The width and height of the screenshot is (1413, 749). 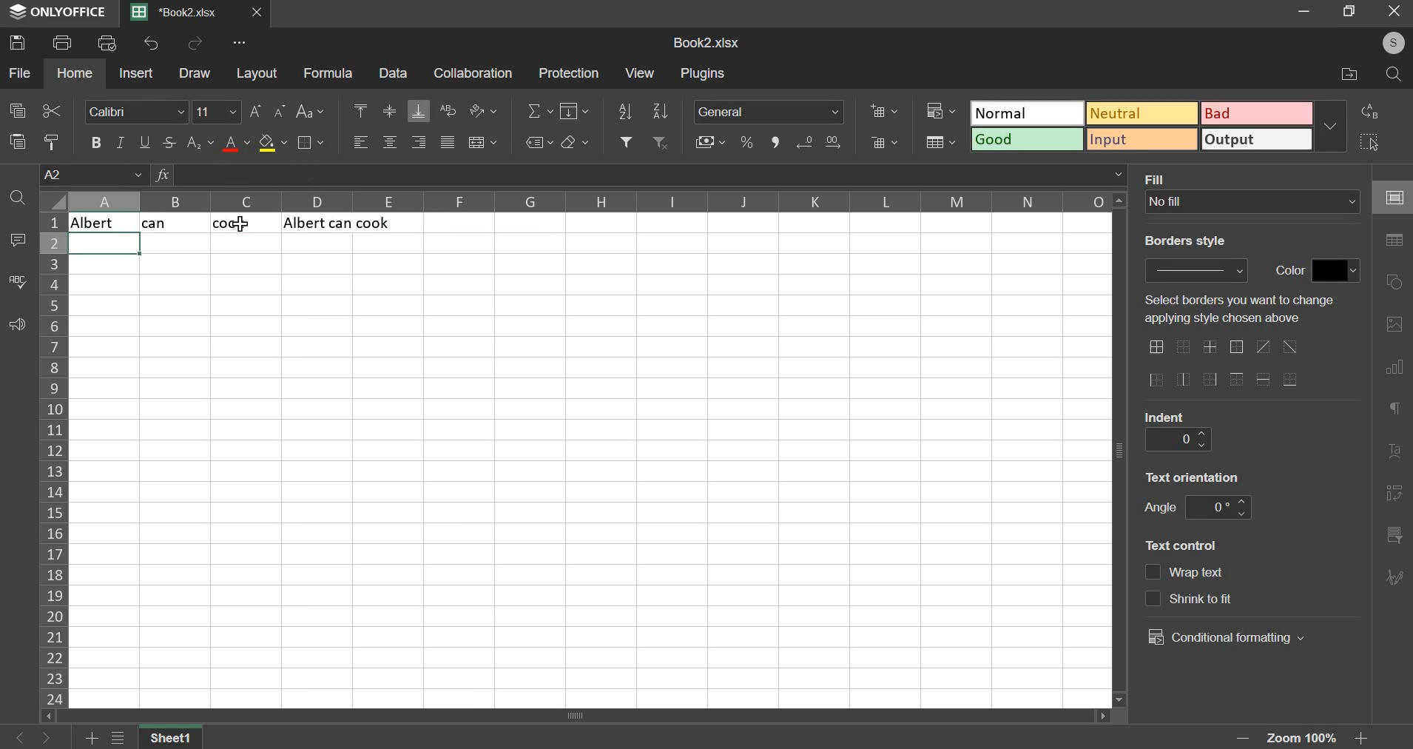 I want to click on feedback, so click(x=17, y=326).